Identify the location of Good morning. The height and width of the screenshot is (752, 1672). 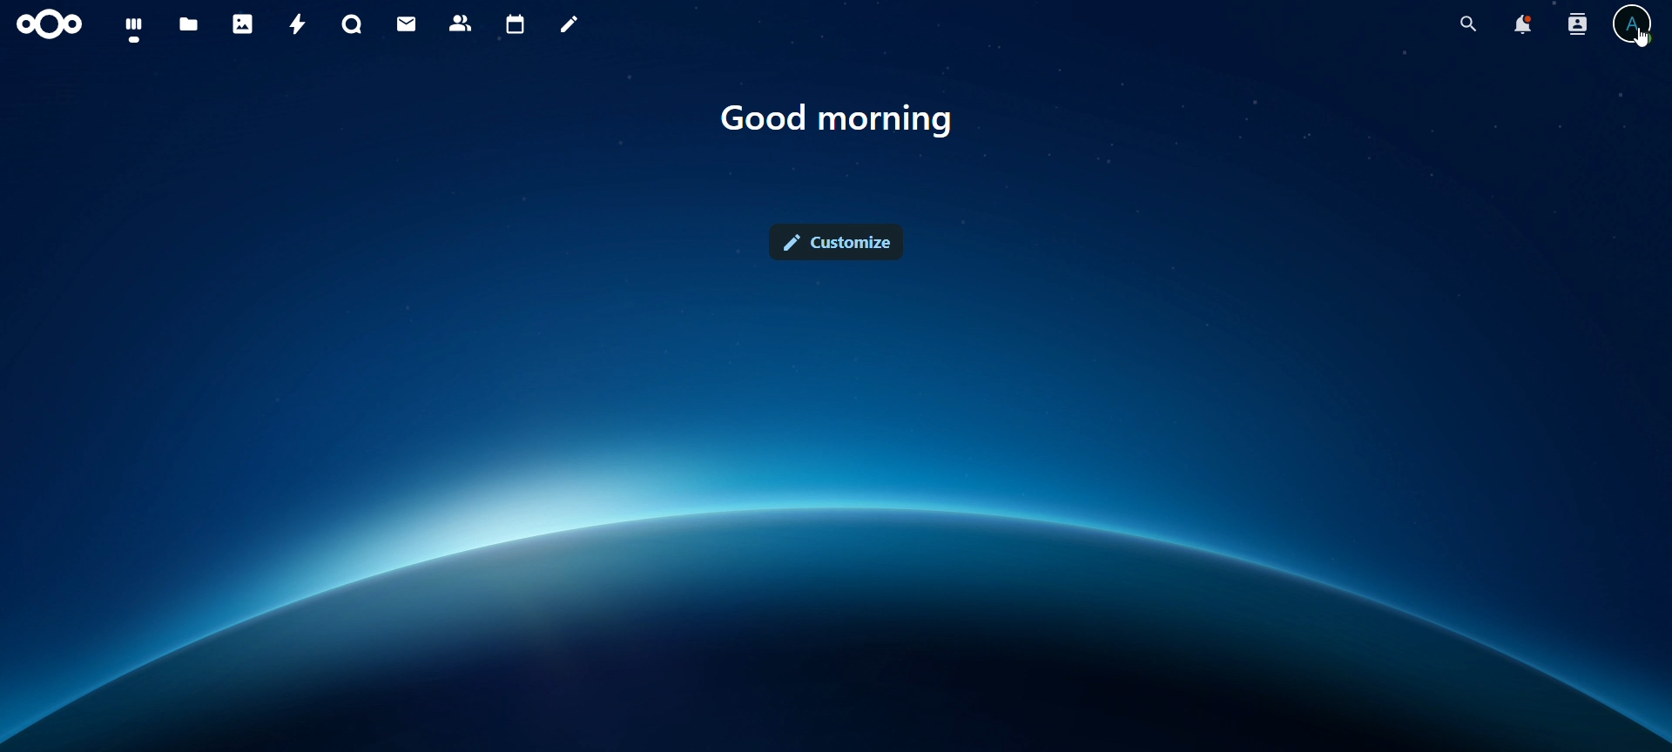
(843, 118).